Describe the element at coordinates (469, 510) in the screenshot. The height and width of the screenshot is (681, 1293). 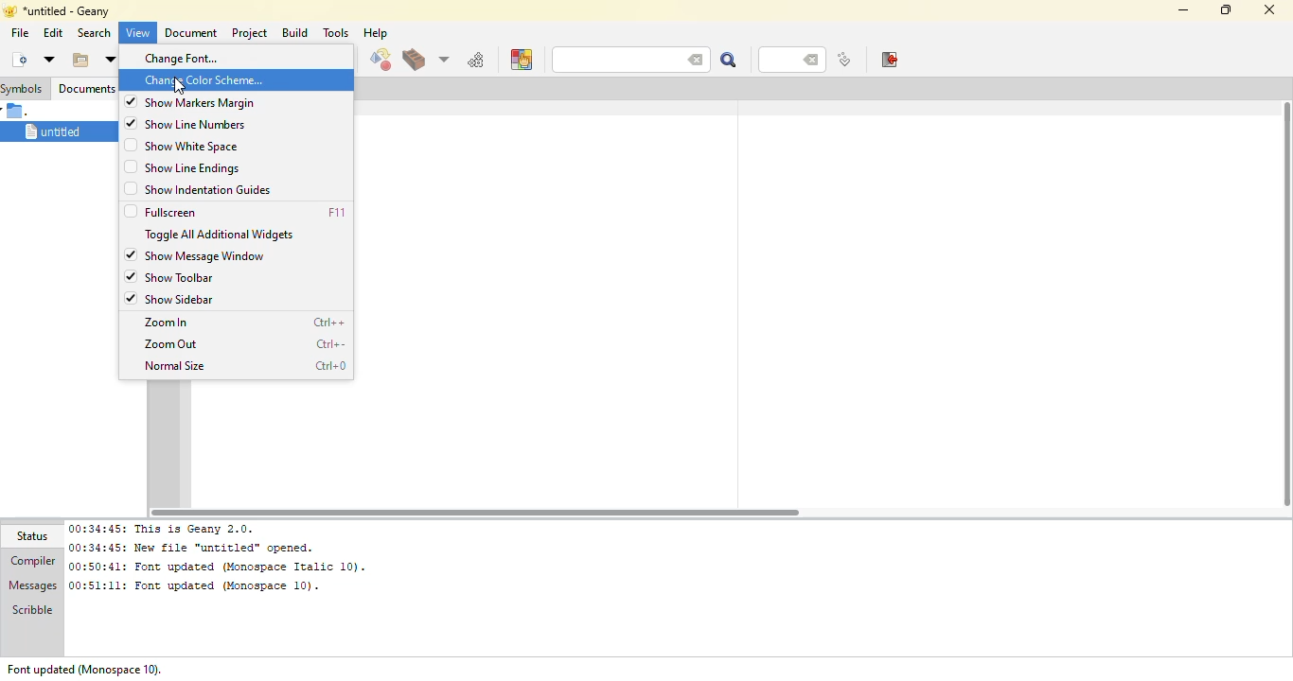
I see `horizontal scroll bar` at that location.